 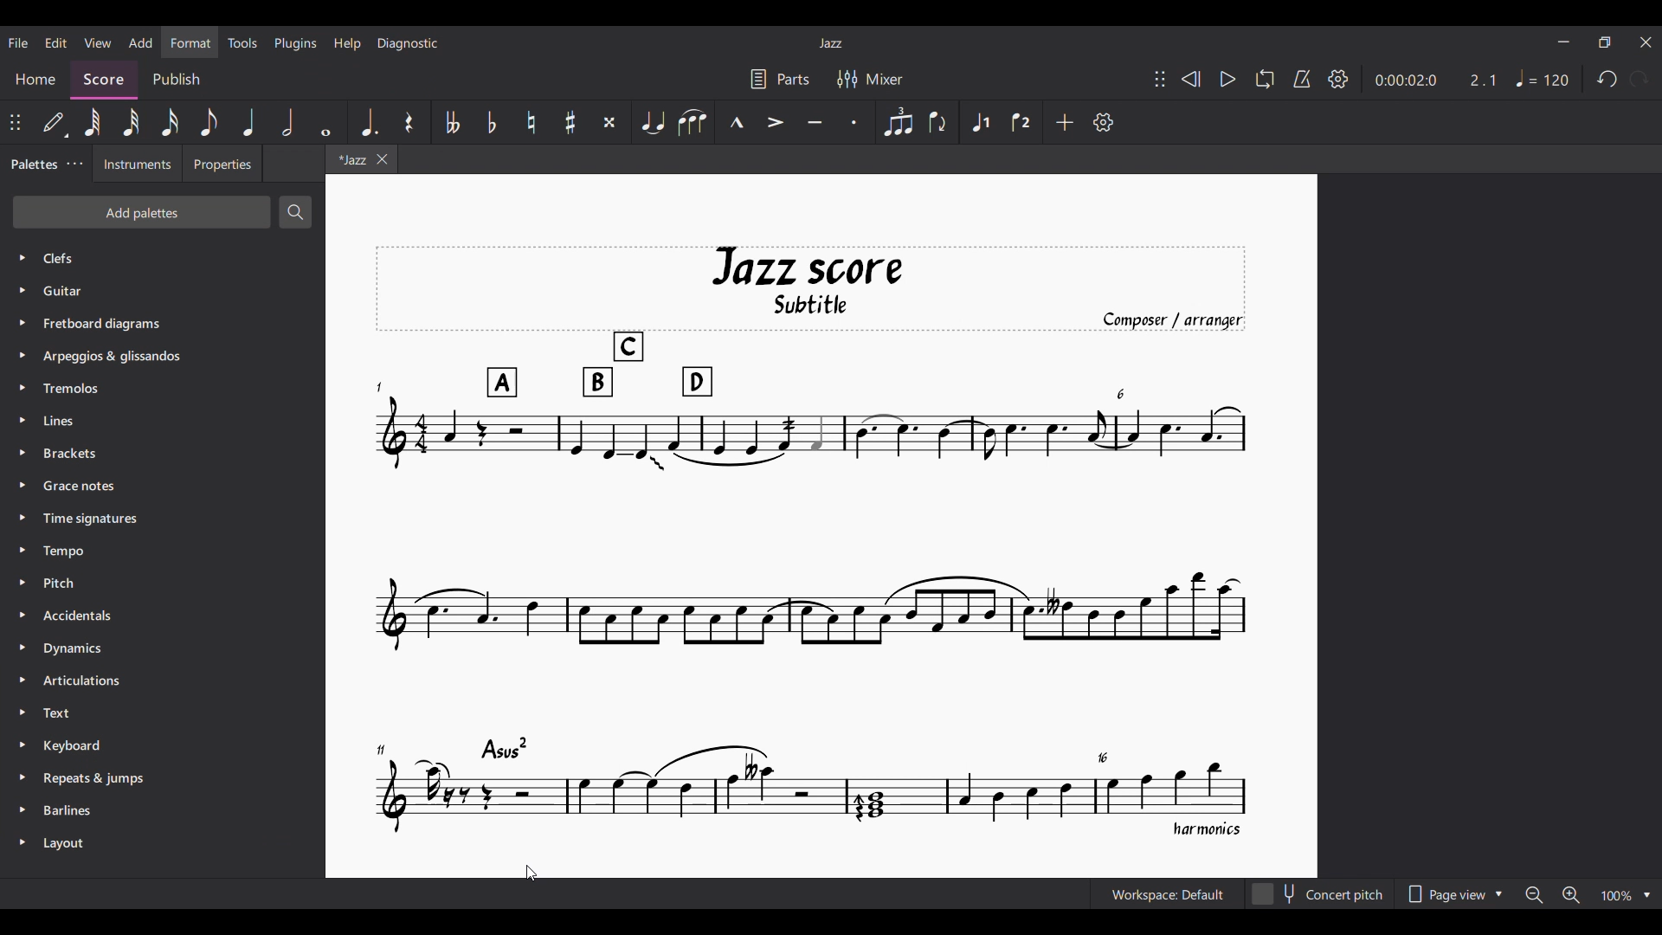 I want to click on Search, so click(x=294, y=212).